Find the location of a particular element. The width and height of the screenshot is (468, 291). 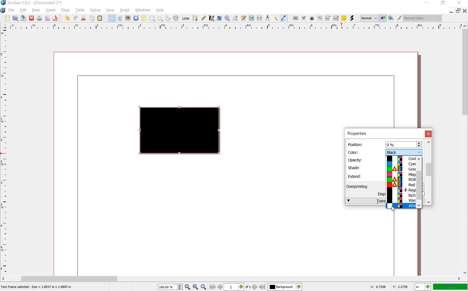

select the image preview quality is located at coordinates (369, 18).